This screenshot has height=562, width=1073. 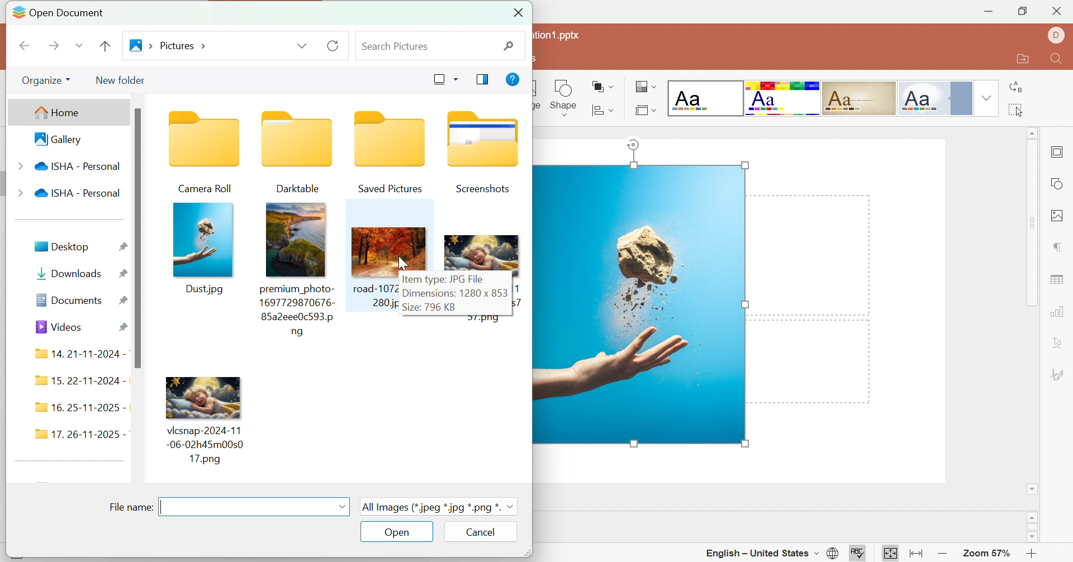 I want to click on Saved pictures, so click(x=386, y=151).